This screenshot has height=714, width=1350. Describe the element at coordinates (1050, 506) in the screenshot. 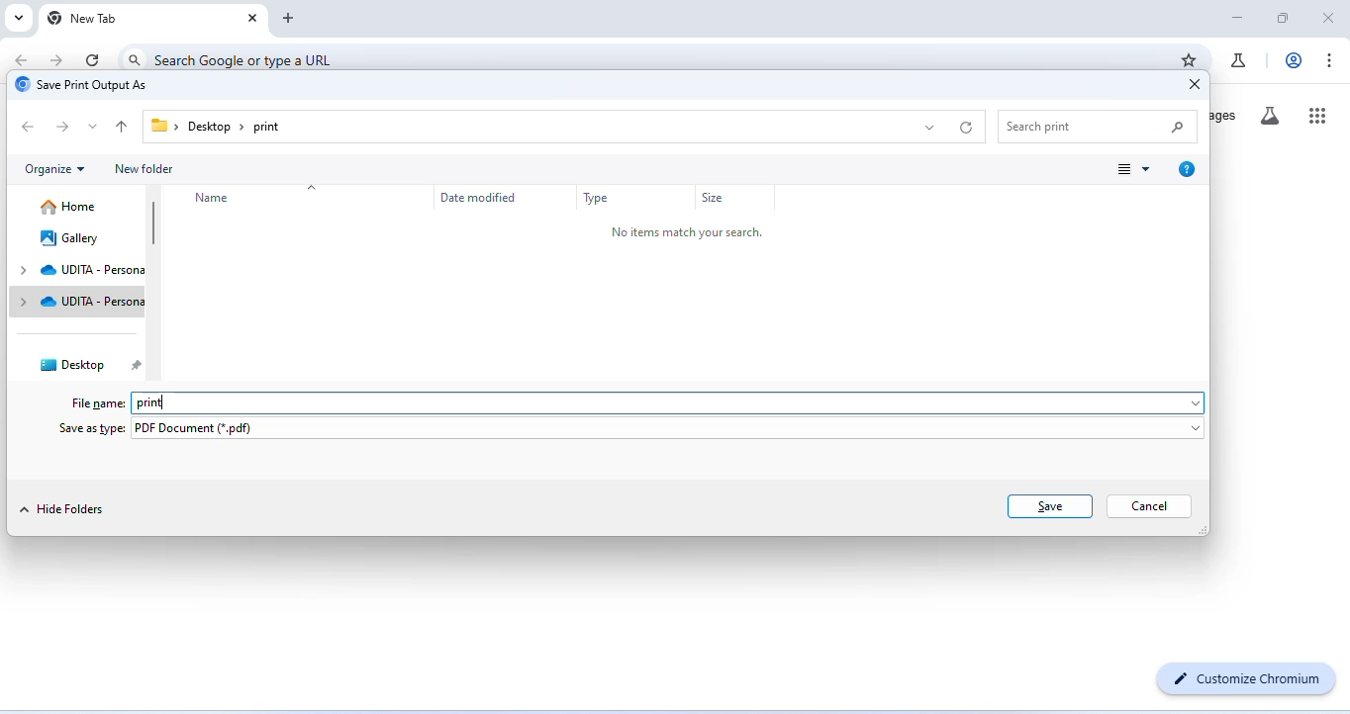

I see `save` at that location.